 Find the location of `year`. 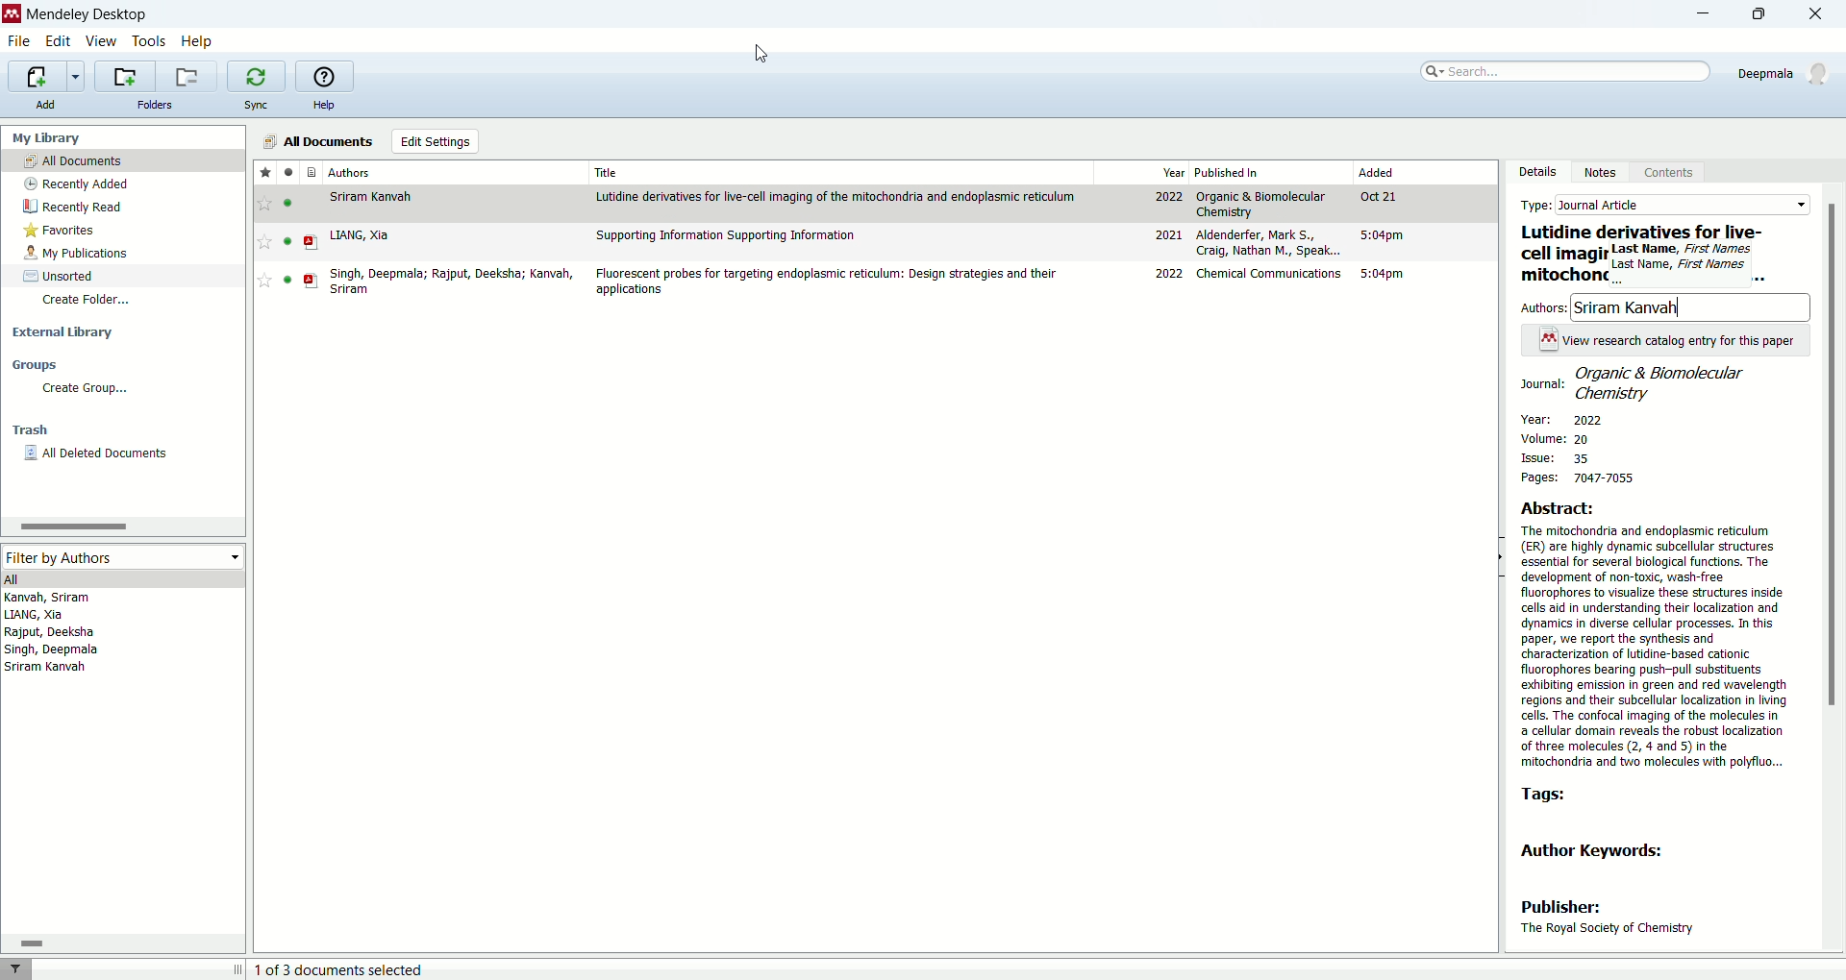

year is located at coordinates (1169, 171).